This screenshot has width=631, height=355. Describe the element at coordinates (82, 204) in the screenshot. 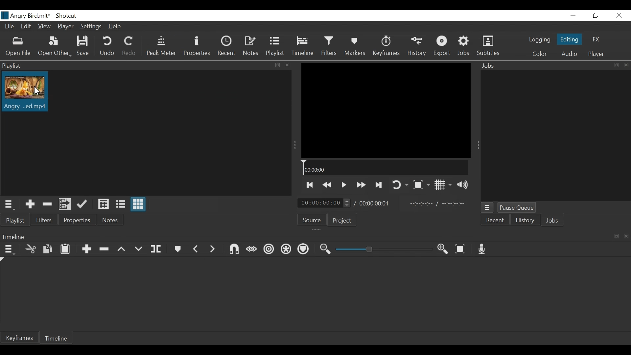

I see `Update` at that location.